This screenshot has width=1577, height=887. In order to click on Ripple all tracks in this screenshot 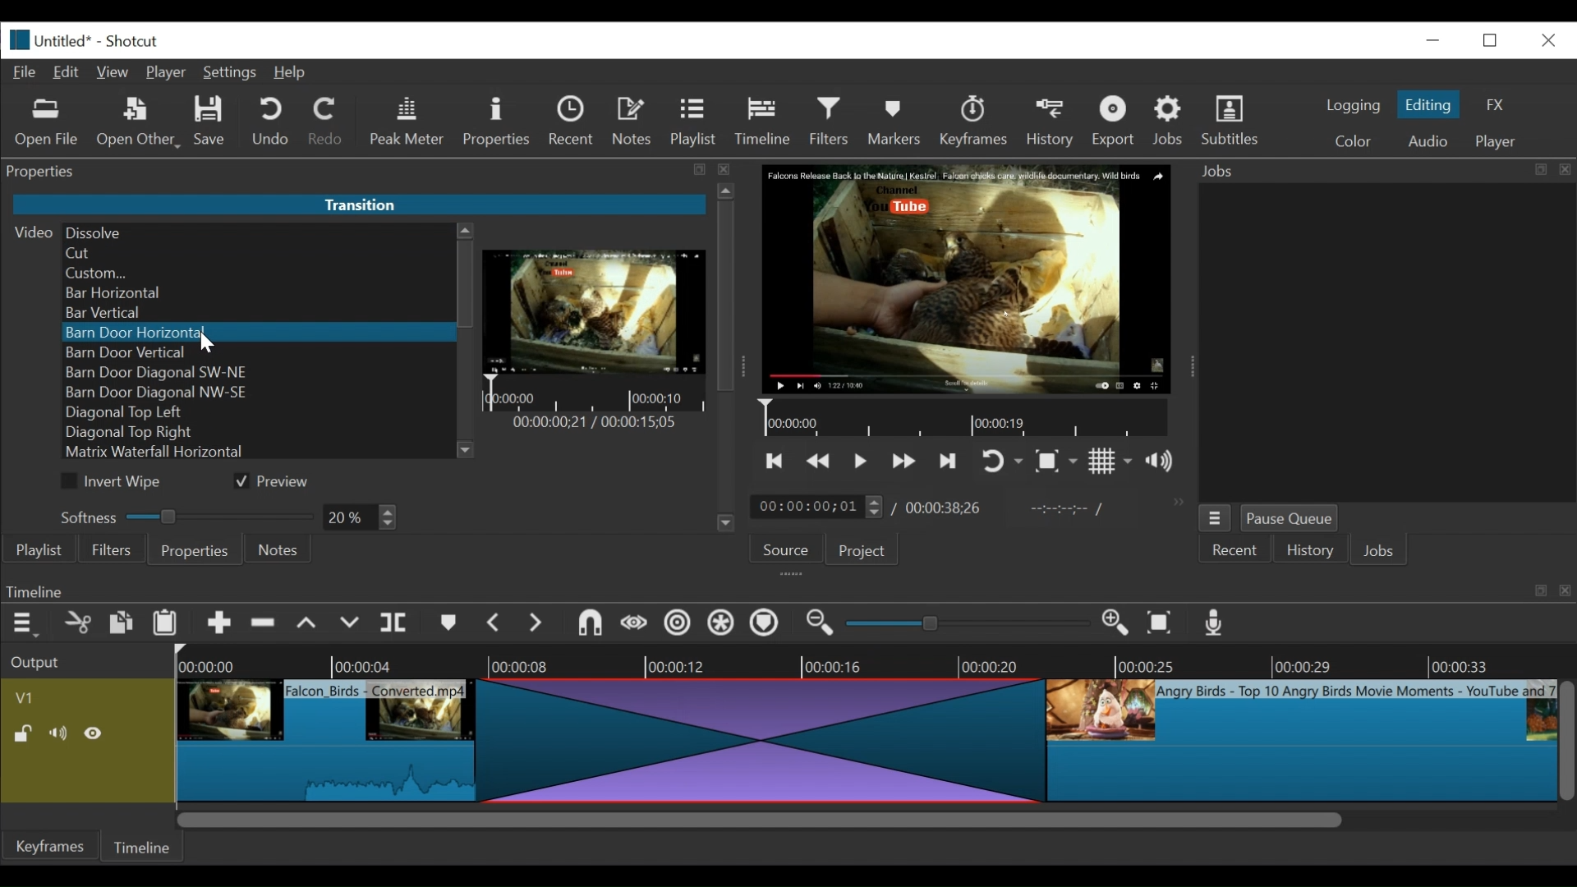, I will do `click(720, 625)`.